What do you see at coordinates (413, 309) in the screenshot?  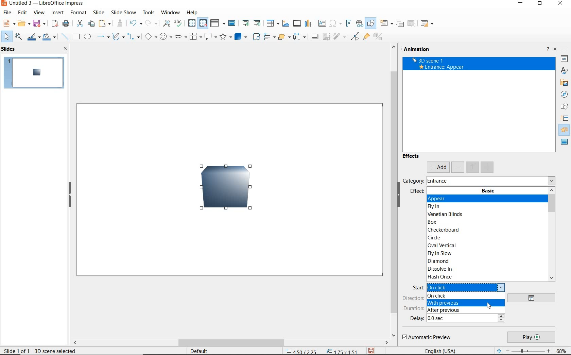 I see `duration` at bounding box center [413, 309].